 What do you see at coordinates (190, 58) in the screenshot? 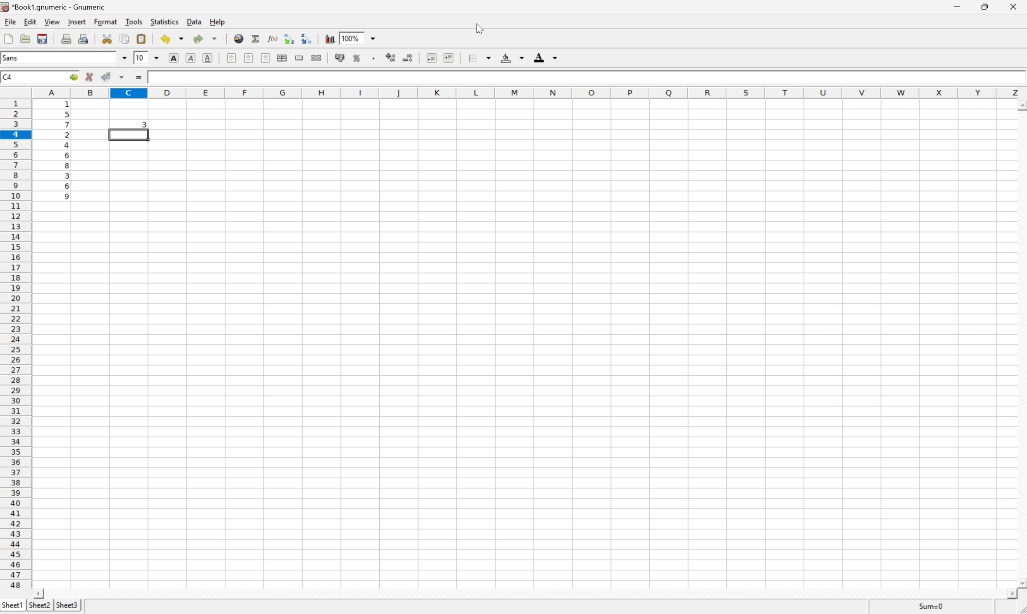
I see `italic` at bounding box center [190, 58].